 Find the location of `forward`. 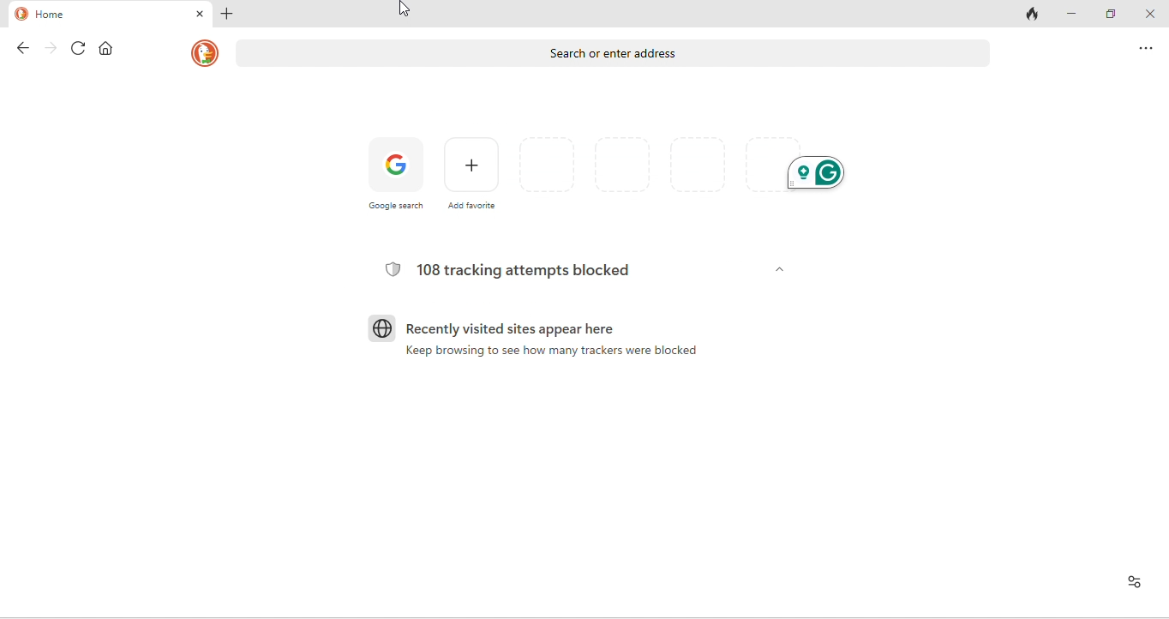

forward is located at coordinates (45, 49).